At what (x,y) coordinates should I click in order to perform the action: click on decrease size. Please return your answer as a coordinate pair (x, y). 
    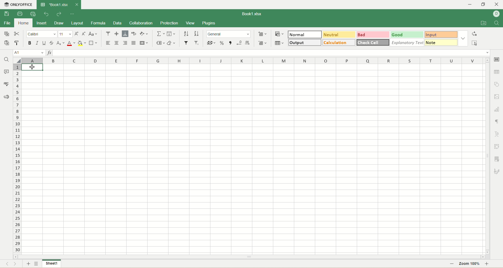
    Looking at the image, I should click on (85, 34).